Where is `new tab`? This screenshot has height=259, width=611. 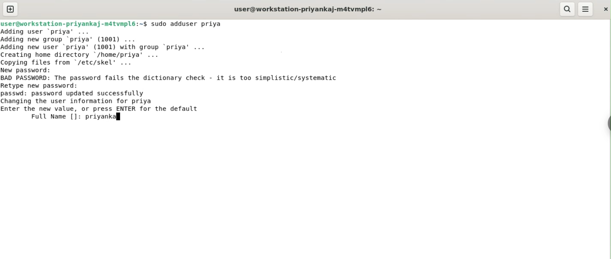 new tab is located at coordinates (11, 9).